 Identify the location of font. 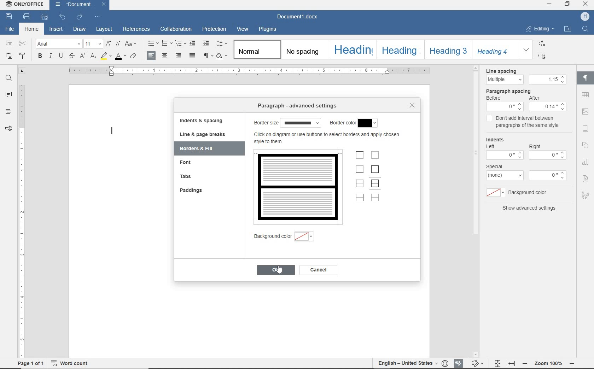
(58, 44).